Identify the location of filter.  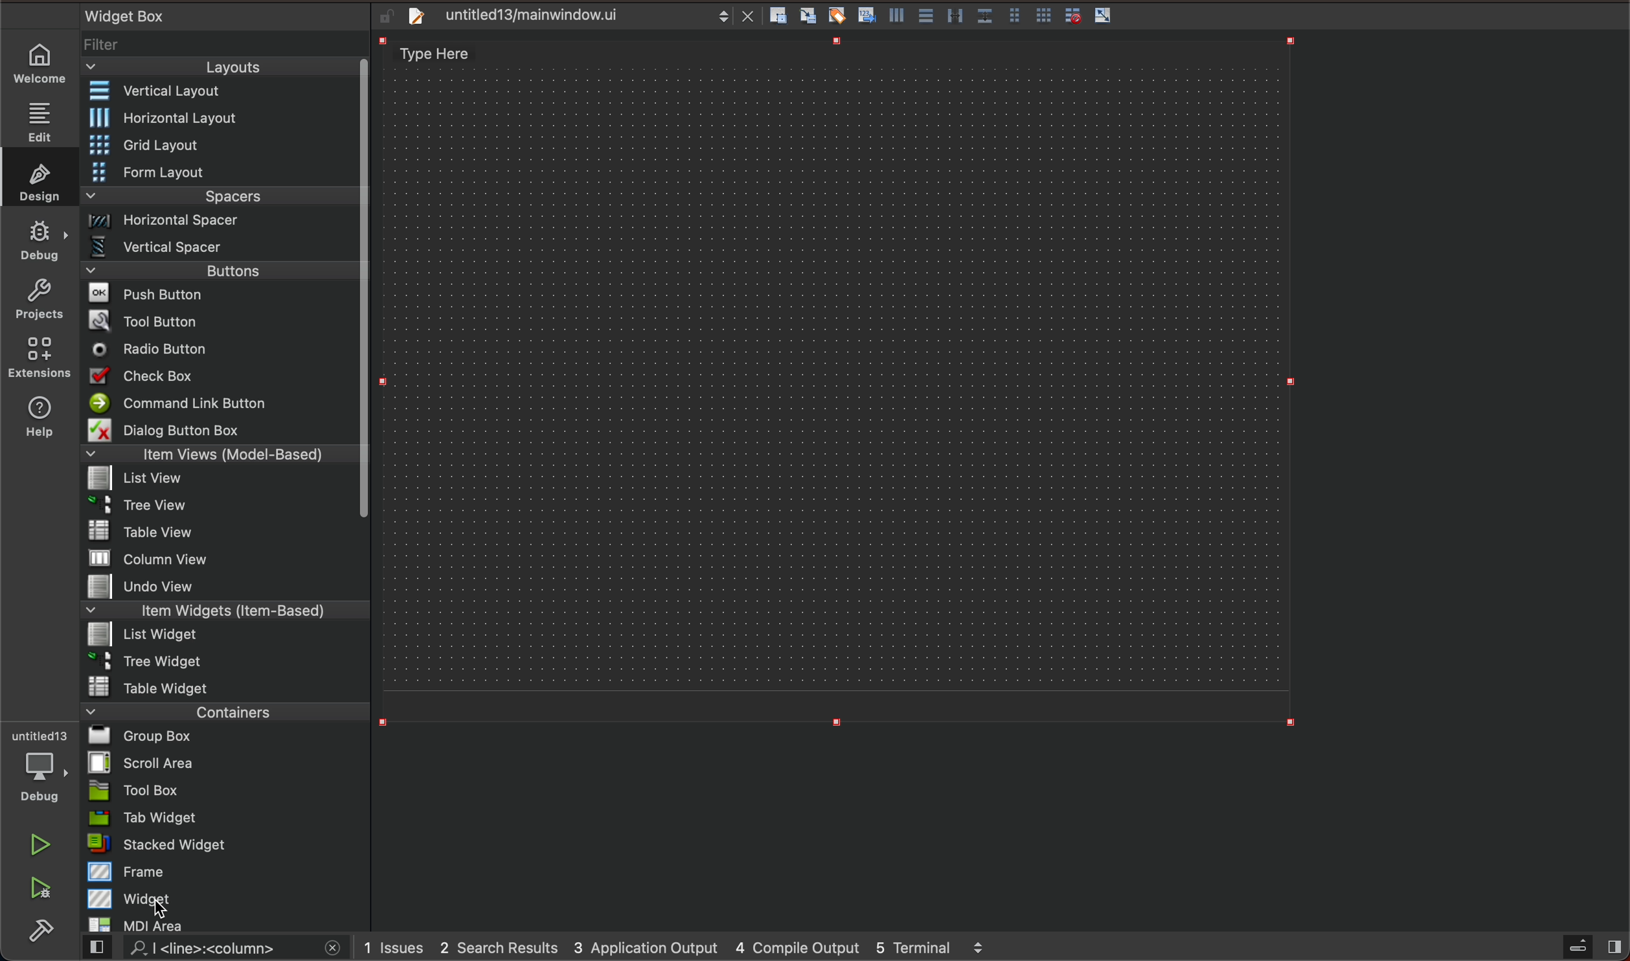
(224, 45).